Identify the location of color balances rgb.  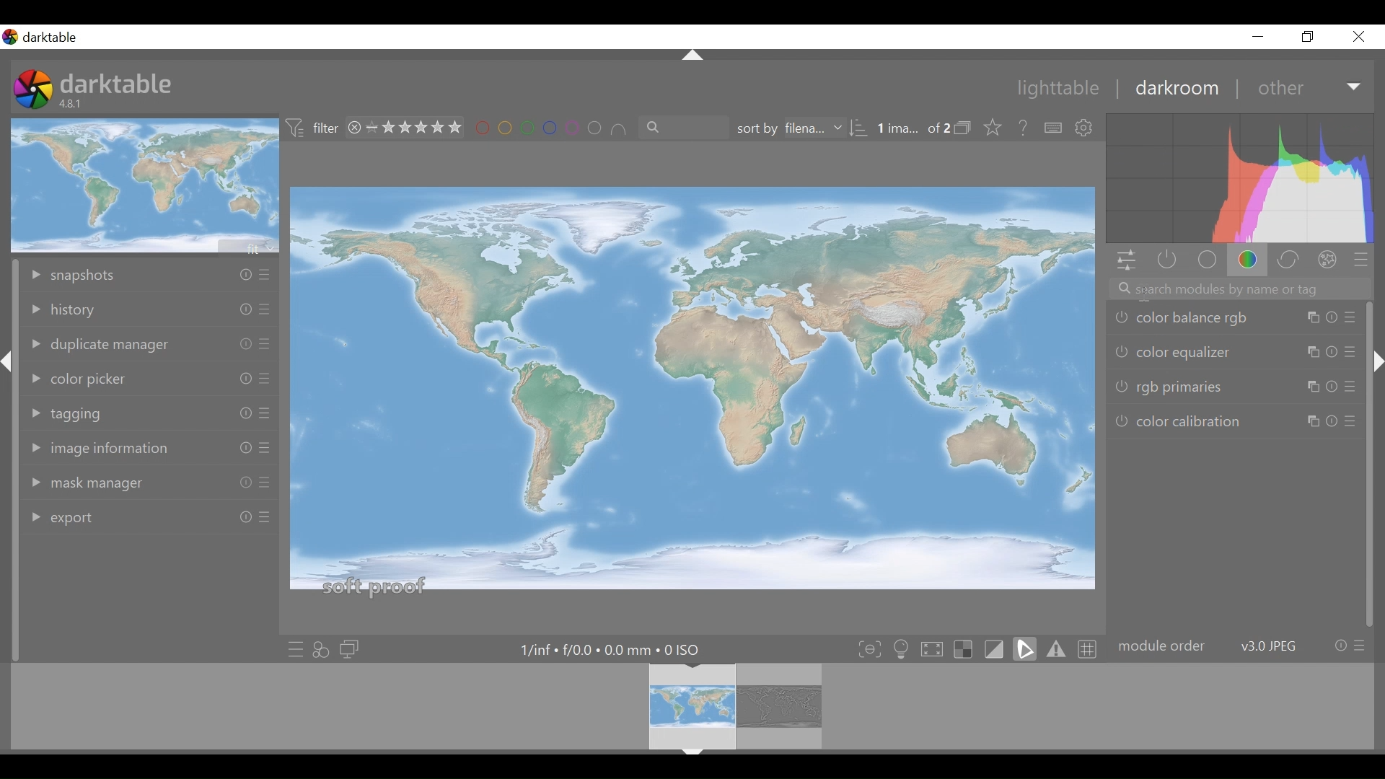
(1233, 320).